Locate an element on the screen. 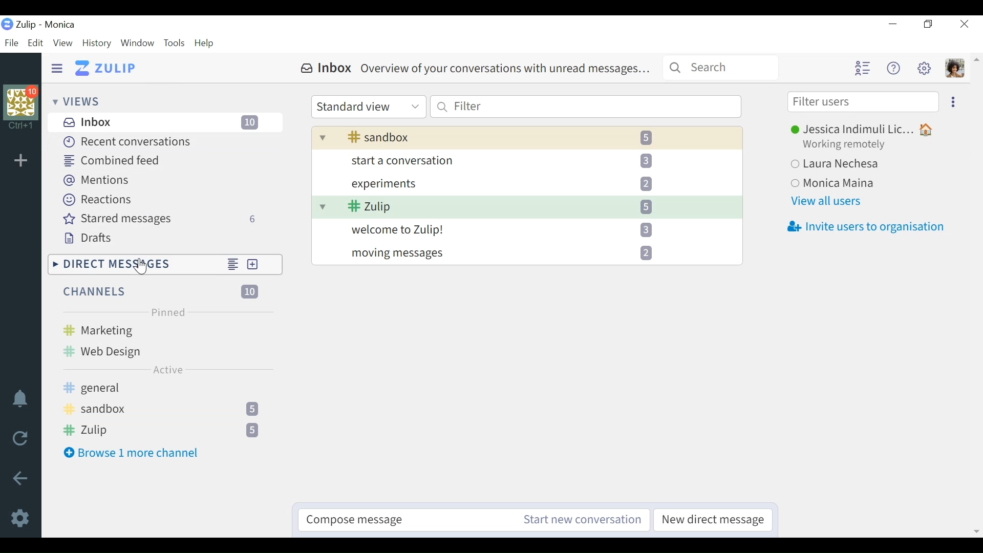  Reactions is located at coordinates (102, 201).